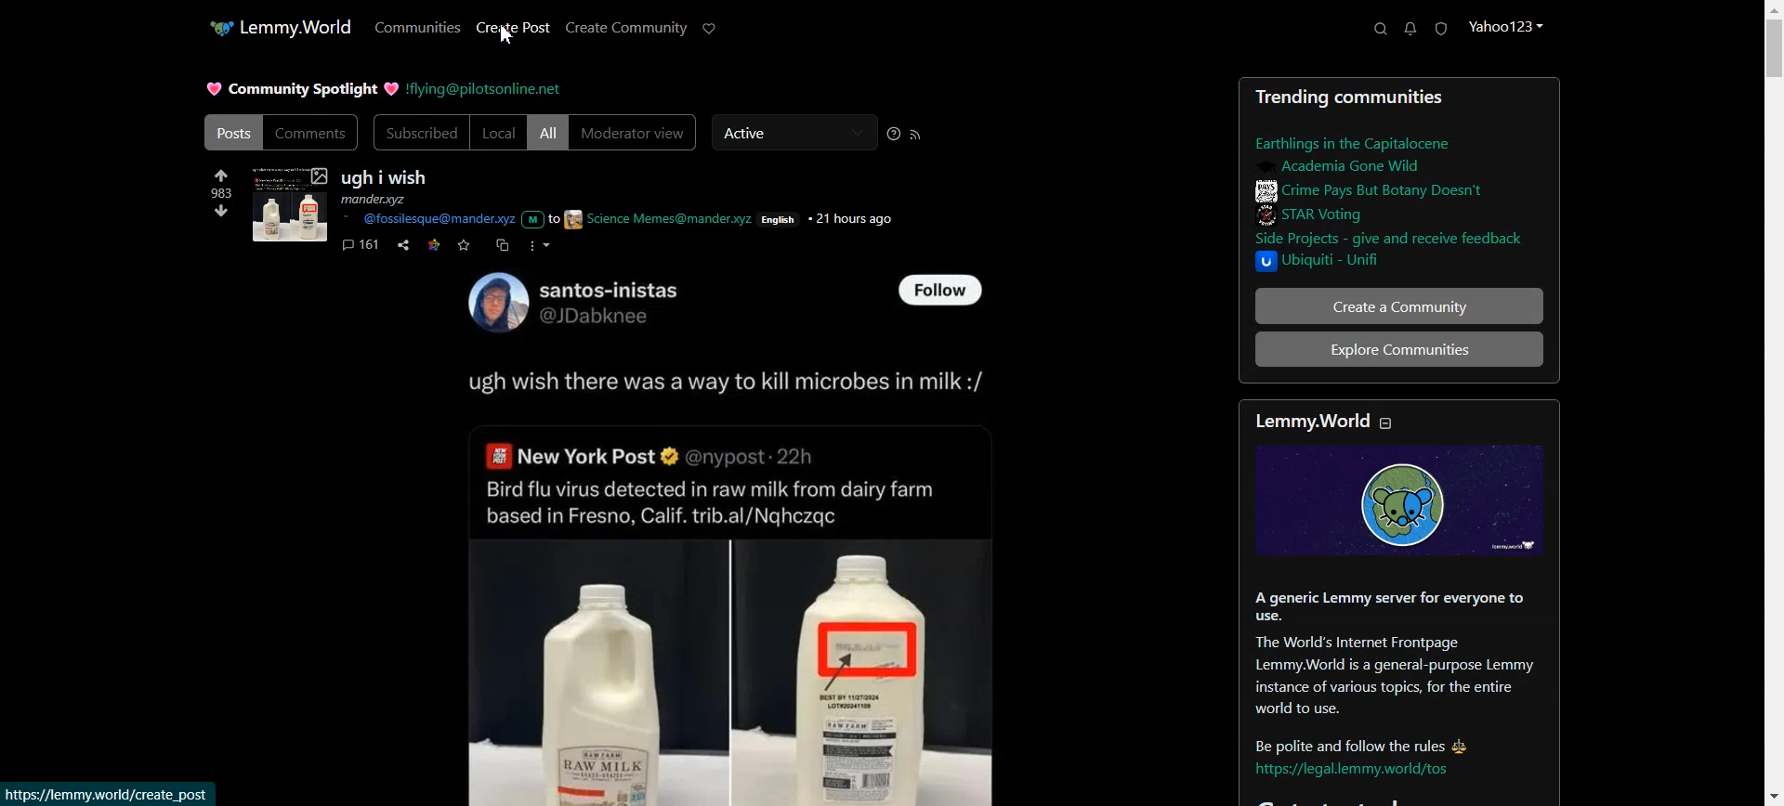  Describe the element at coordinates (418, 27) in the screenshot. I see `Communities` at that location.